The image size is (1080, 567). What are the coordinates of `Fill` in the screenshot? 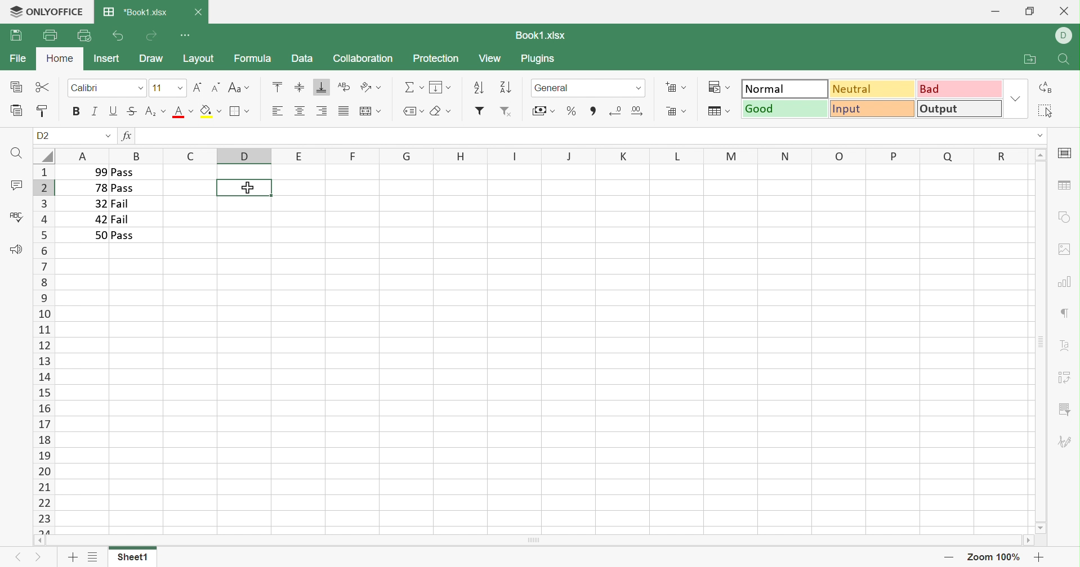 It's located at (440, 87).